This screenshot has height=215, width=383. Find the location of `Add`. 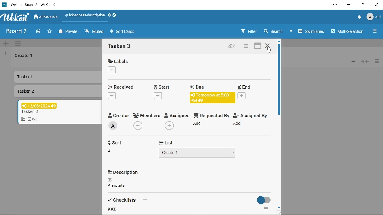

Add is located at coordinates (170, 126).